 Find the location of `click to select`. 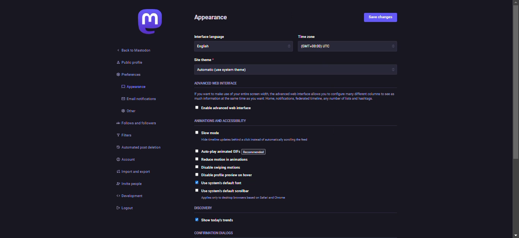

click to select is located at coordinates (196, 174).